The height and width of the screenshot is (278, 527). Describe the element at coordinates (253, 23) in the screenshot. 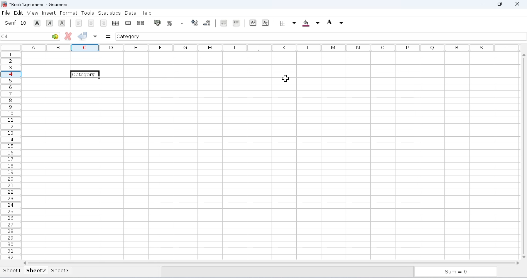

I see `increase the indent` at that location.